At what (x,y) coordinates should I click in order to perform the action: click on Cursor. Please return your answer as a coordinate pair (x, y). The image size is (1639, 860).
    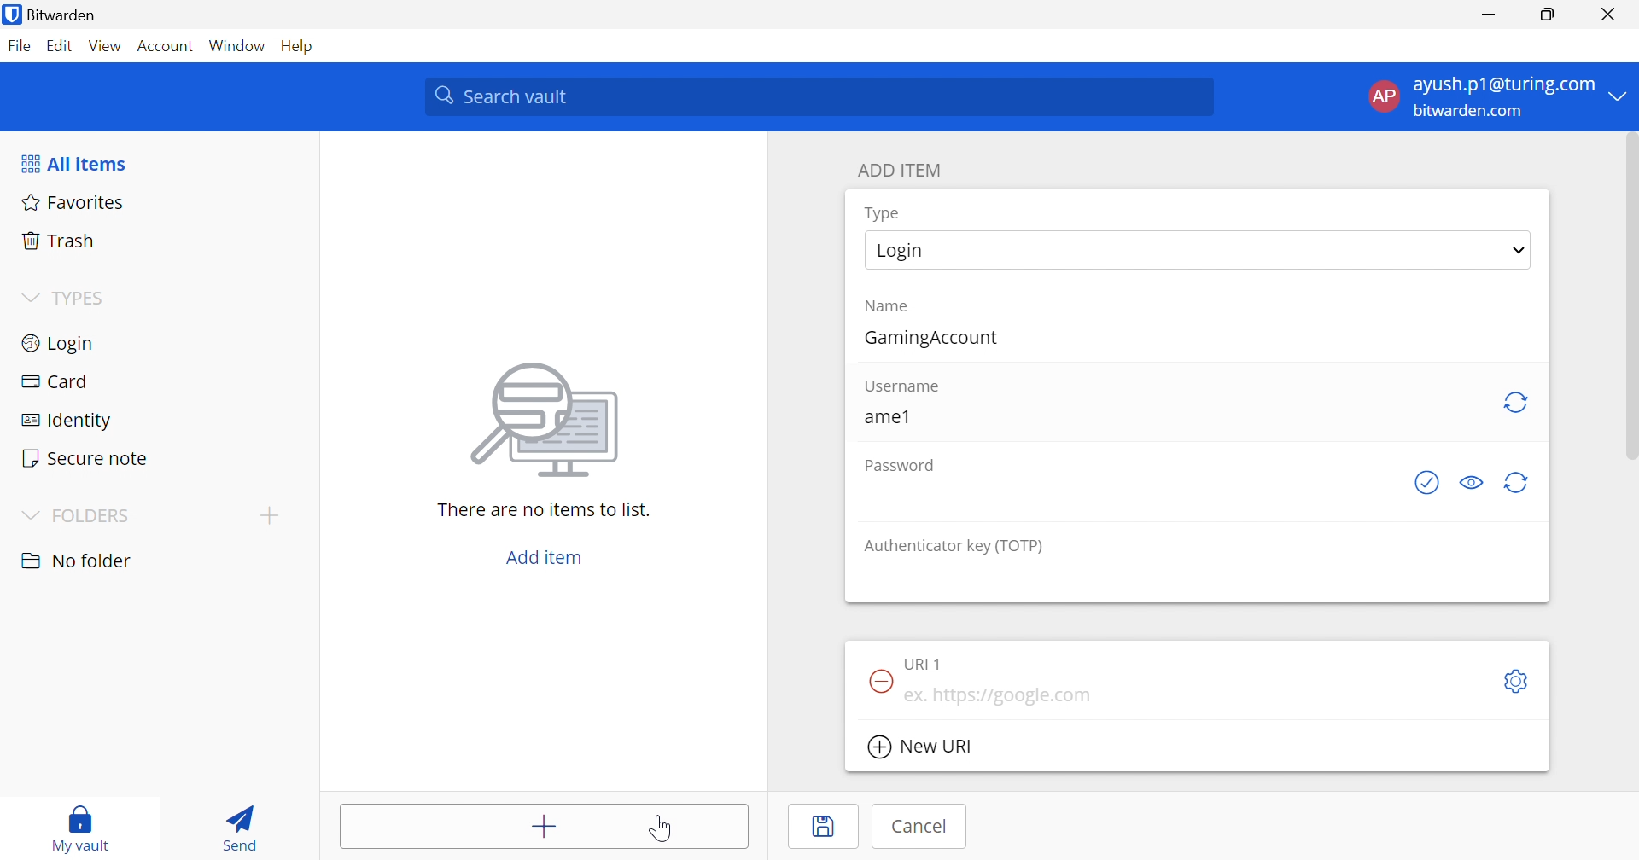
    Looking at the image, I should click on (663, 828).